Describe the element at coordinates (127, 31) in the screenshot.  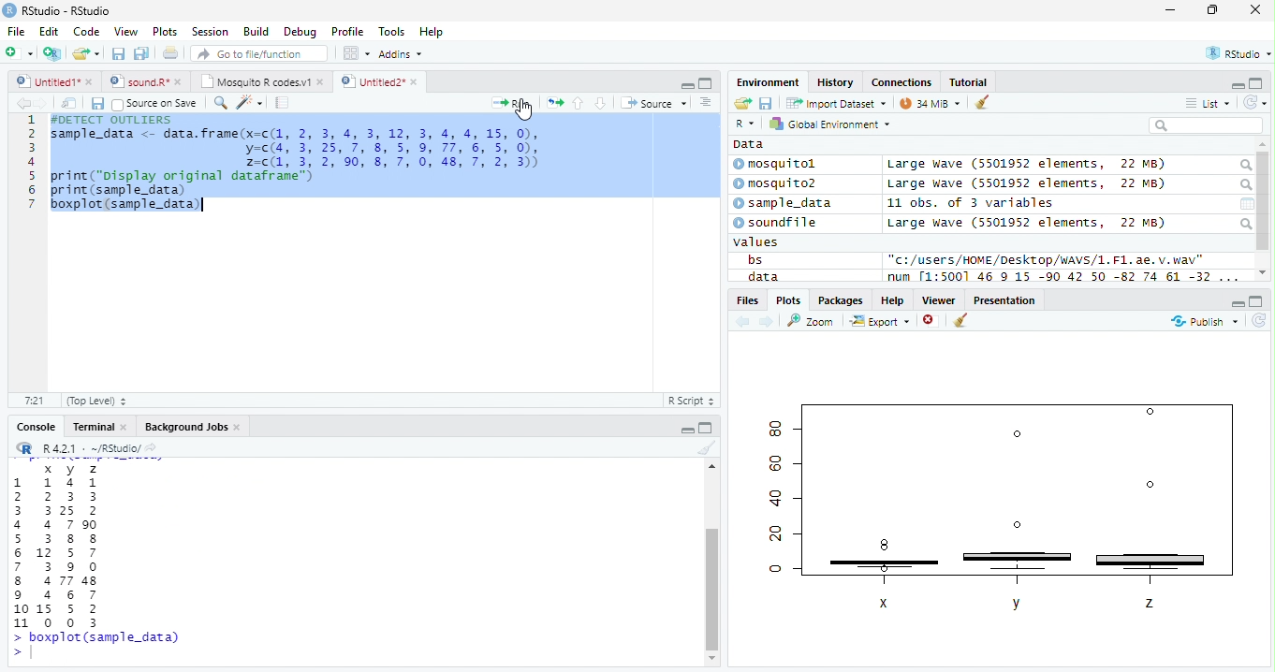
I see `View` at that location.